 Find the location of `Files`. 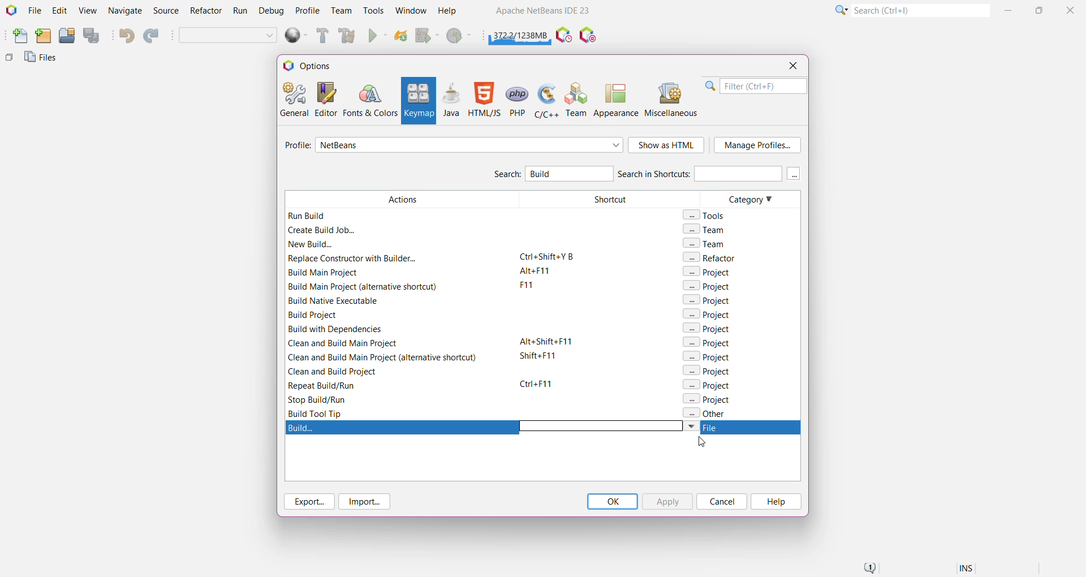

Files is located at coordinates (42, 60).